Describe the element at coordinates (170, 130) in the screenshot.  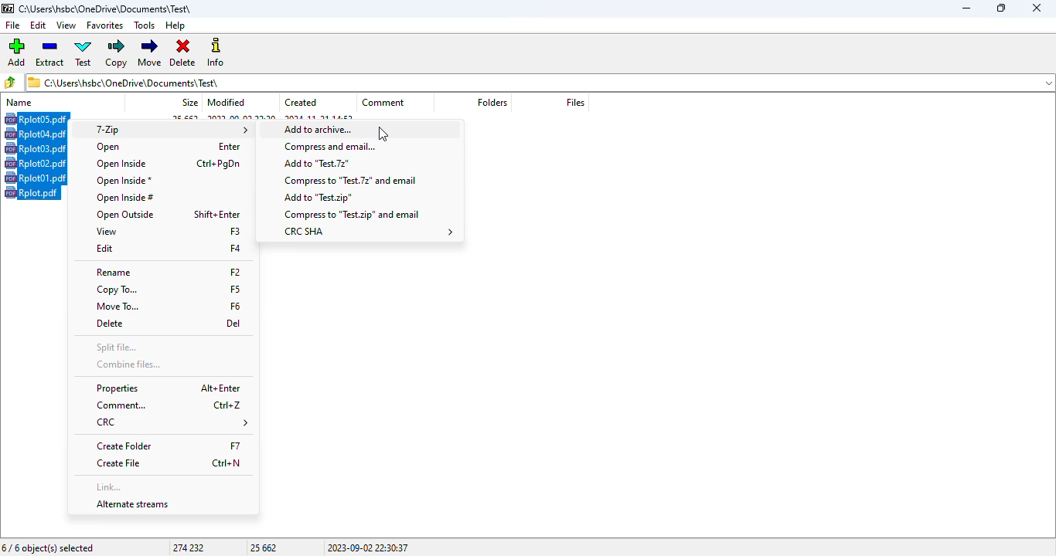
I see `7-Zip ` at that location.